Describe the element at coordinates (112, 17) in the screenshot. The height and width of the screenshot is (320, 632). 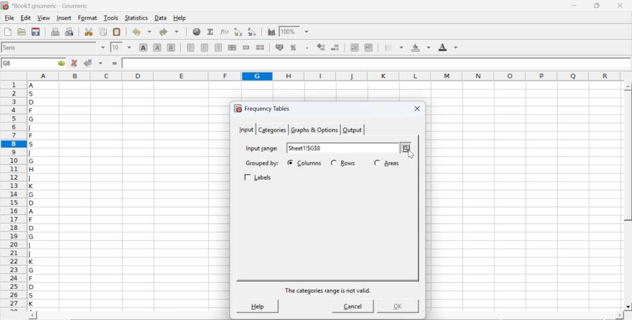
I see `tools` at that location.